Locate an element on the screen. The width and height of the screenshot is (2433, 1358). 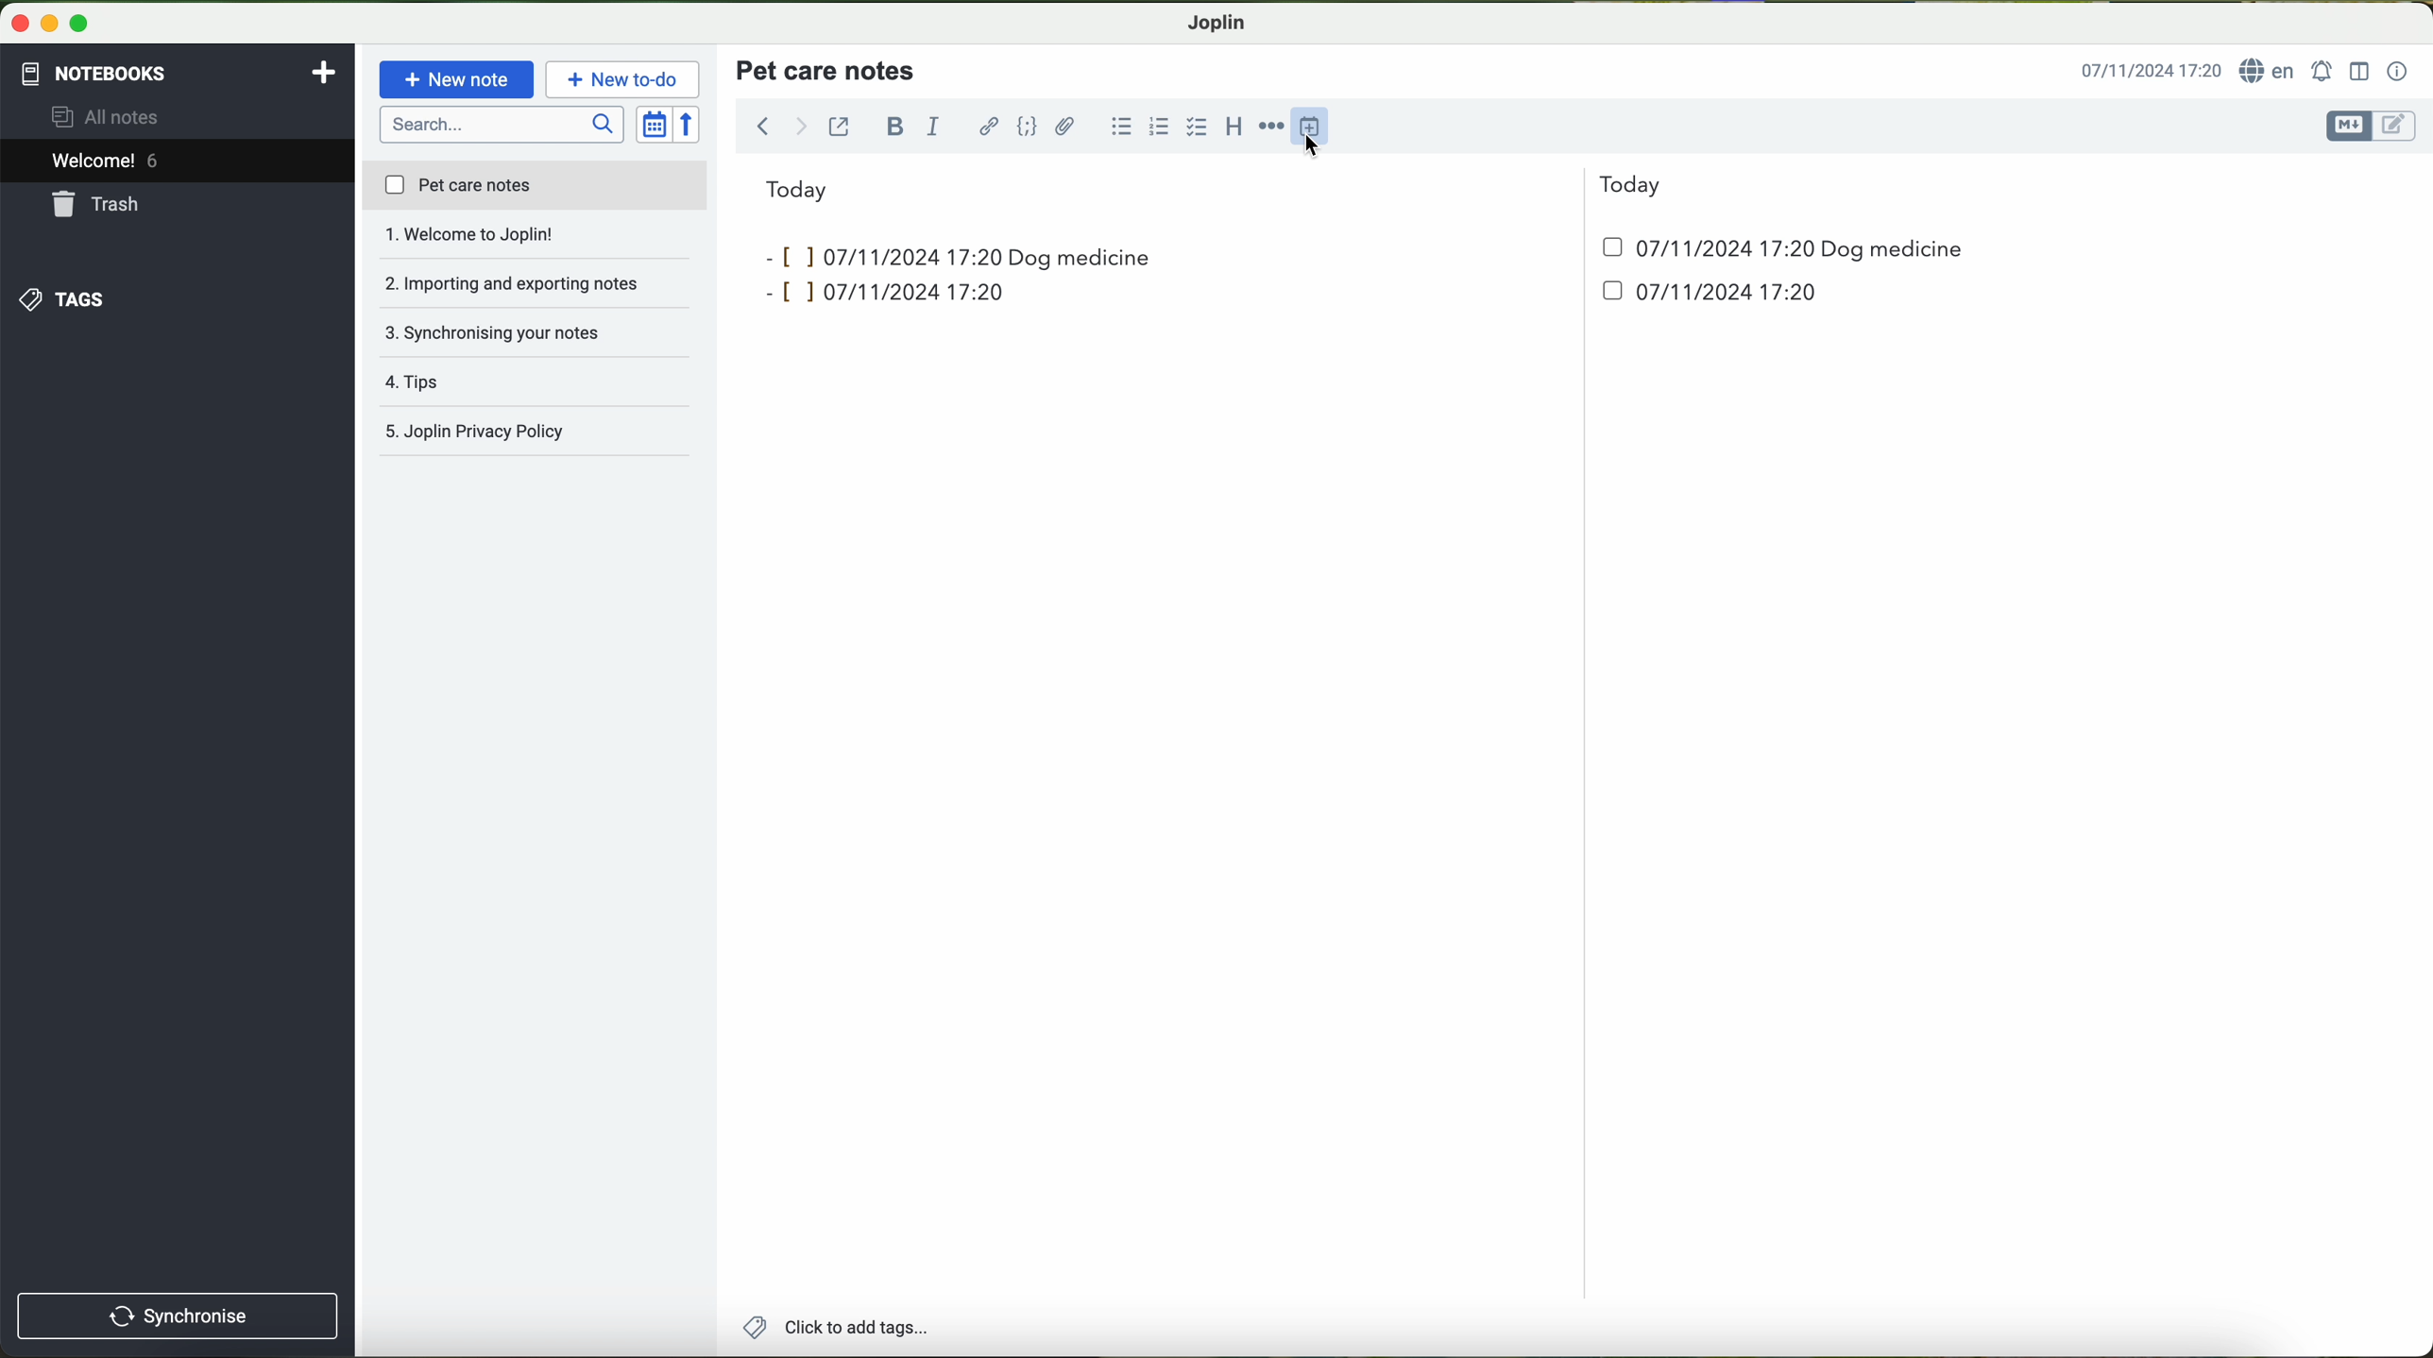
set alarm is located at coordinates (2324, 71).